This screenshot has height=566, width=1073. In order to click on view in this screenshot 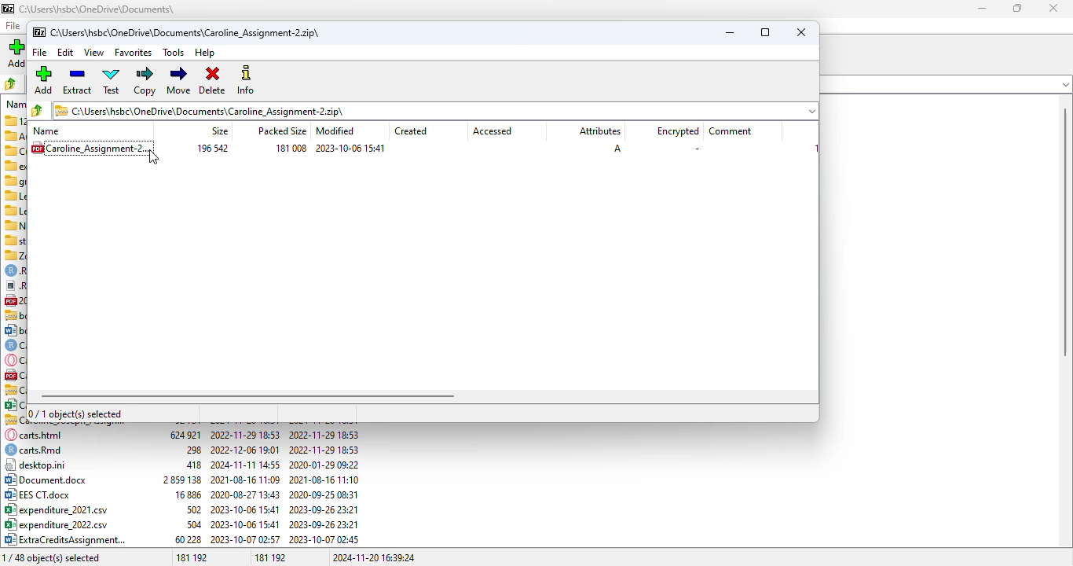, I will do `click(94, 53)`.